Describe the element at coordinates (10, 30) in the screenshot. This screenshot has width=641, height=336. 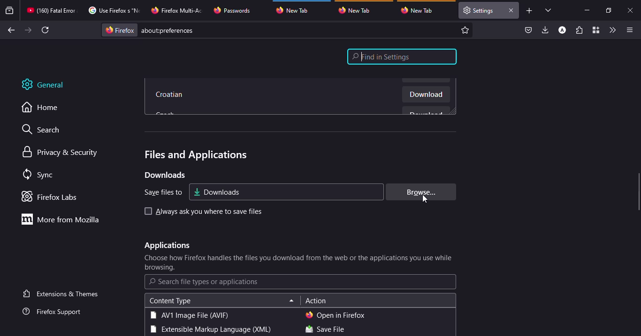
I see `back` at that location.